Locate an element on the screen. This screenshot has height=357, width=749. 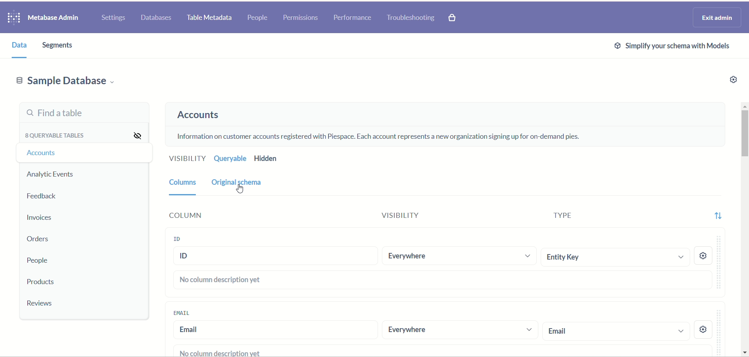
type is located at coordinates (564, 216).